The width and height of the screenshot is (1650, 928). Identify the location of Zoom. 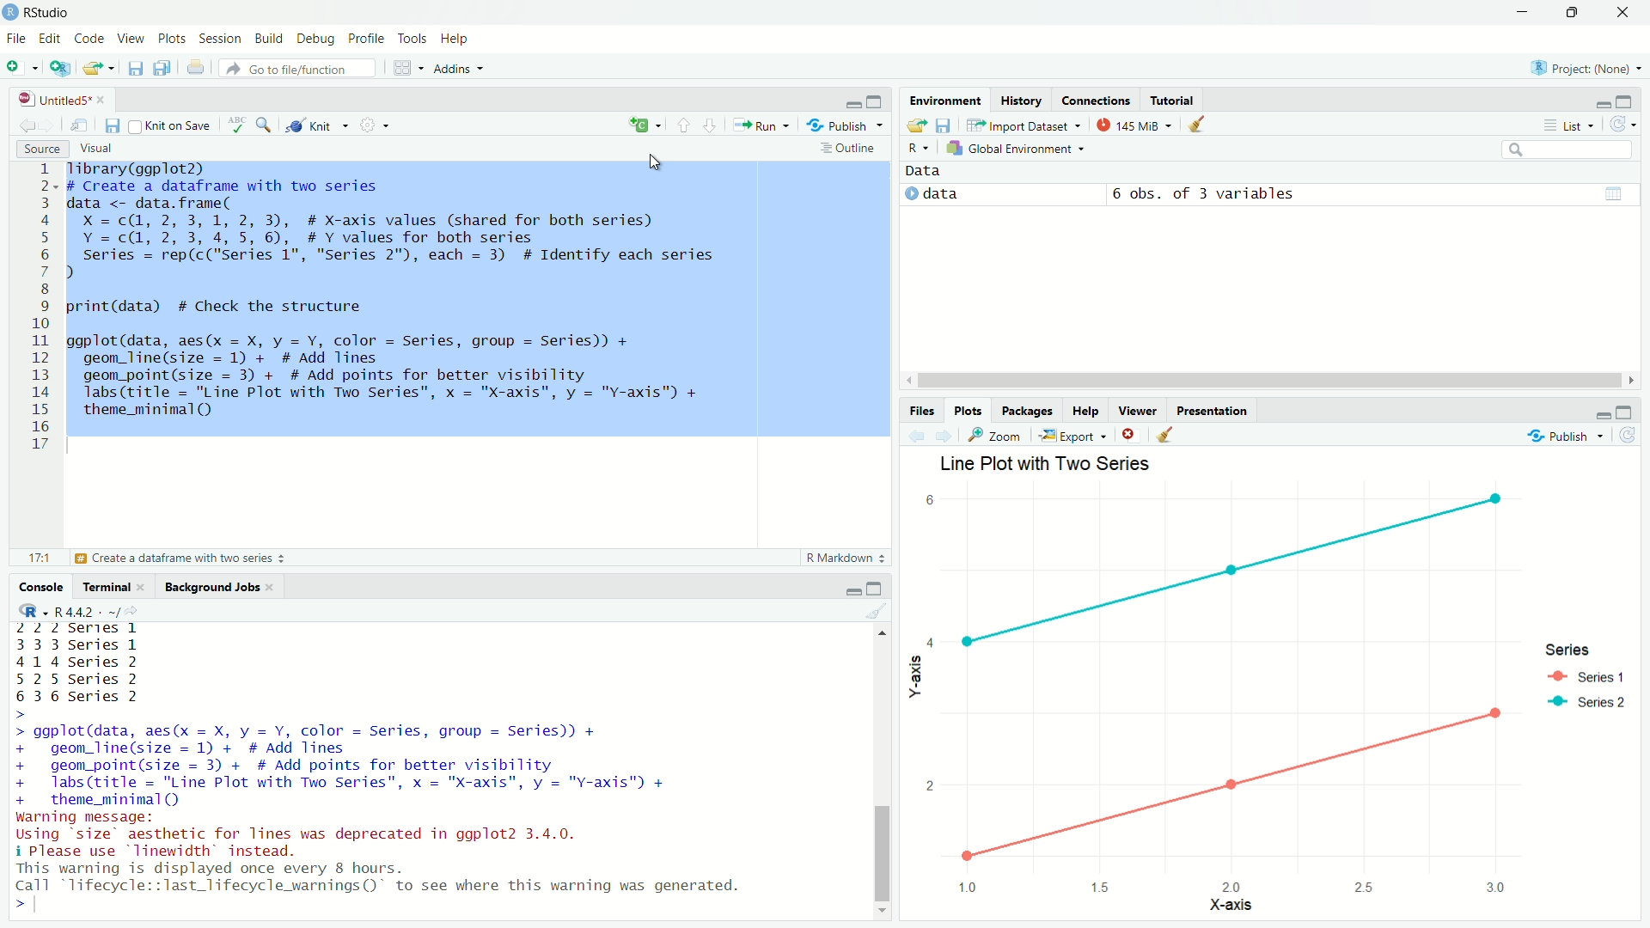
(993, 436).